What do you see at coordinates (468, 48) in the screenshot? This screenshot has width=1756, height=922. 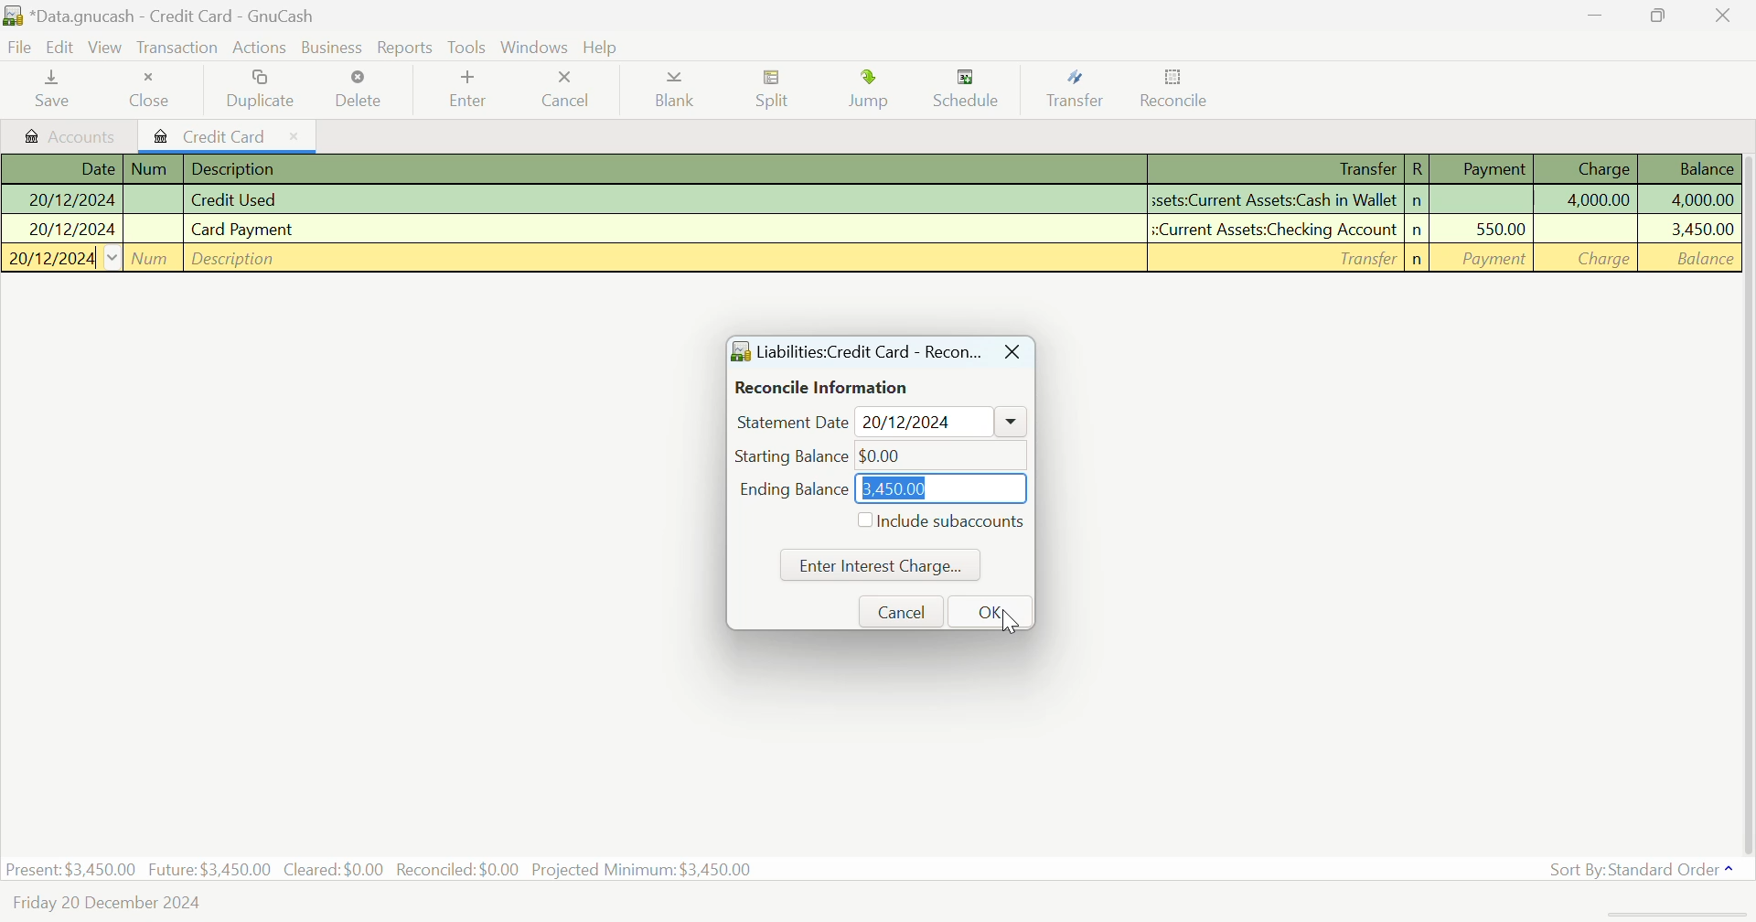 I see `Tools` at bounding box center [468, 48].